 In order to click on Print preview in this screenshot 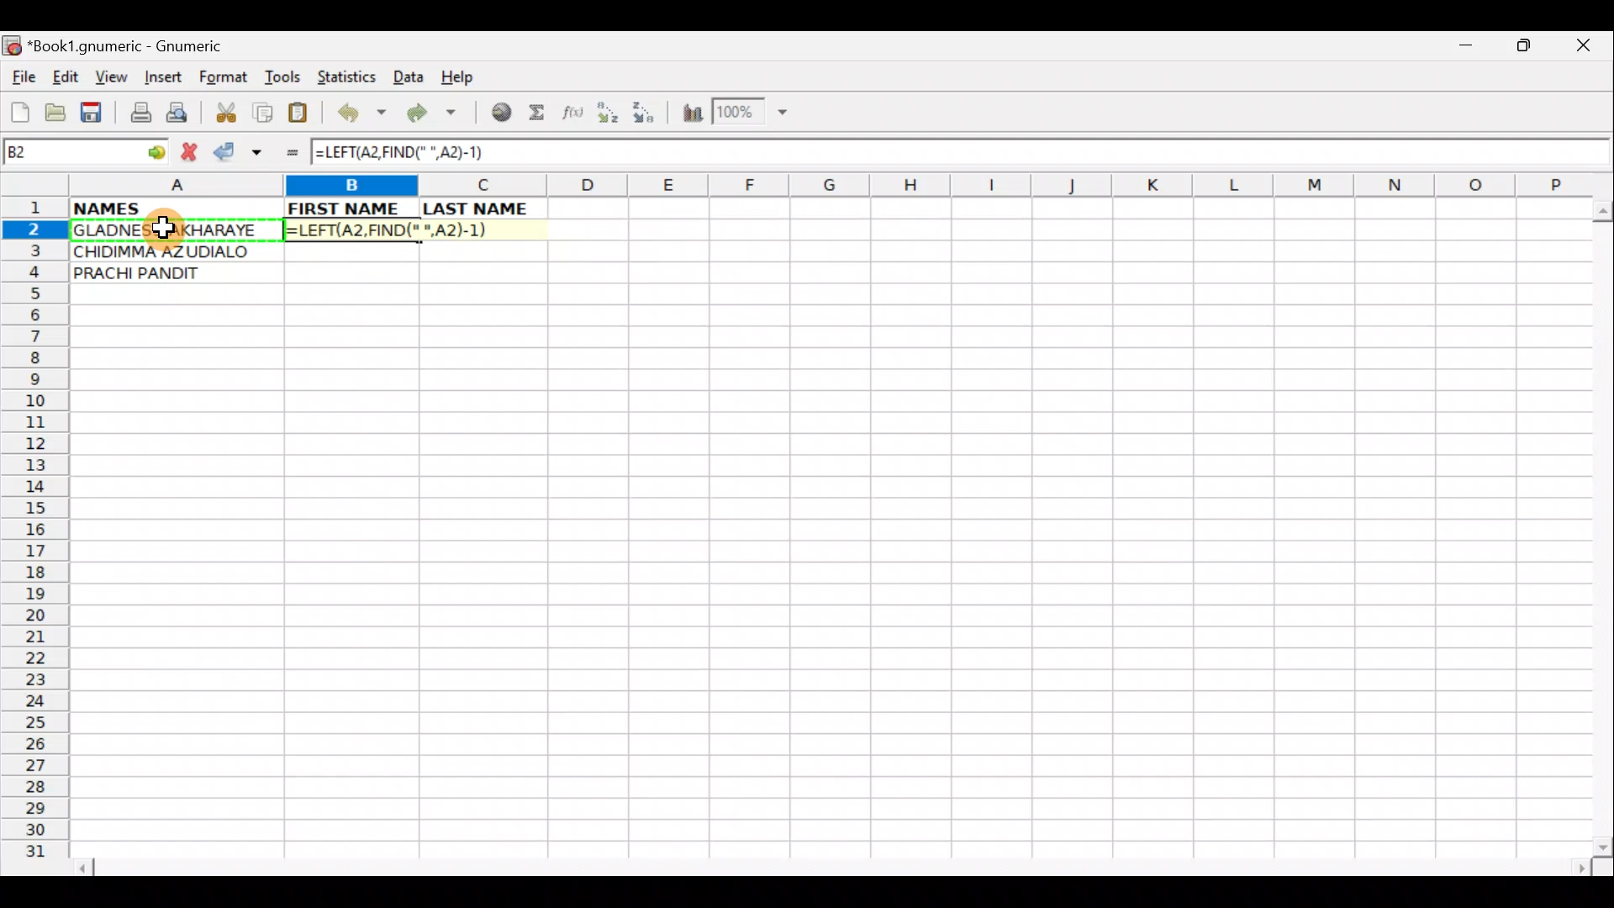, I will do `click(177, 116)`.